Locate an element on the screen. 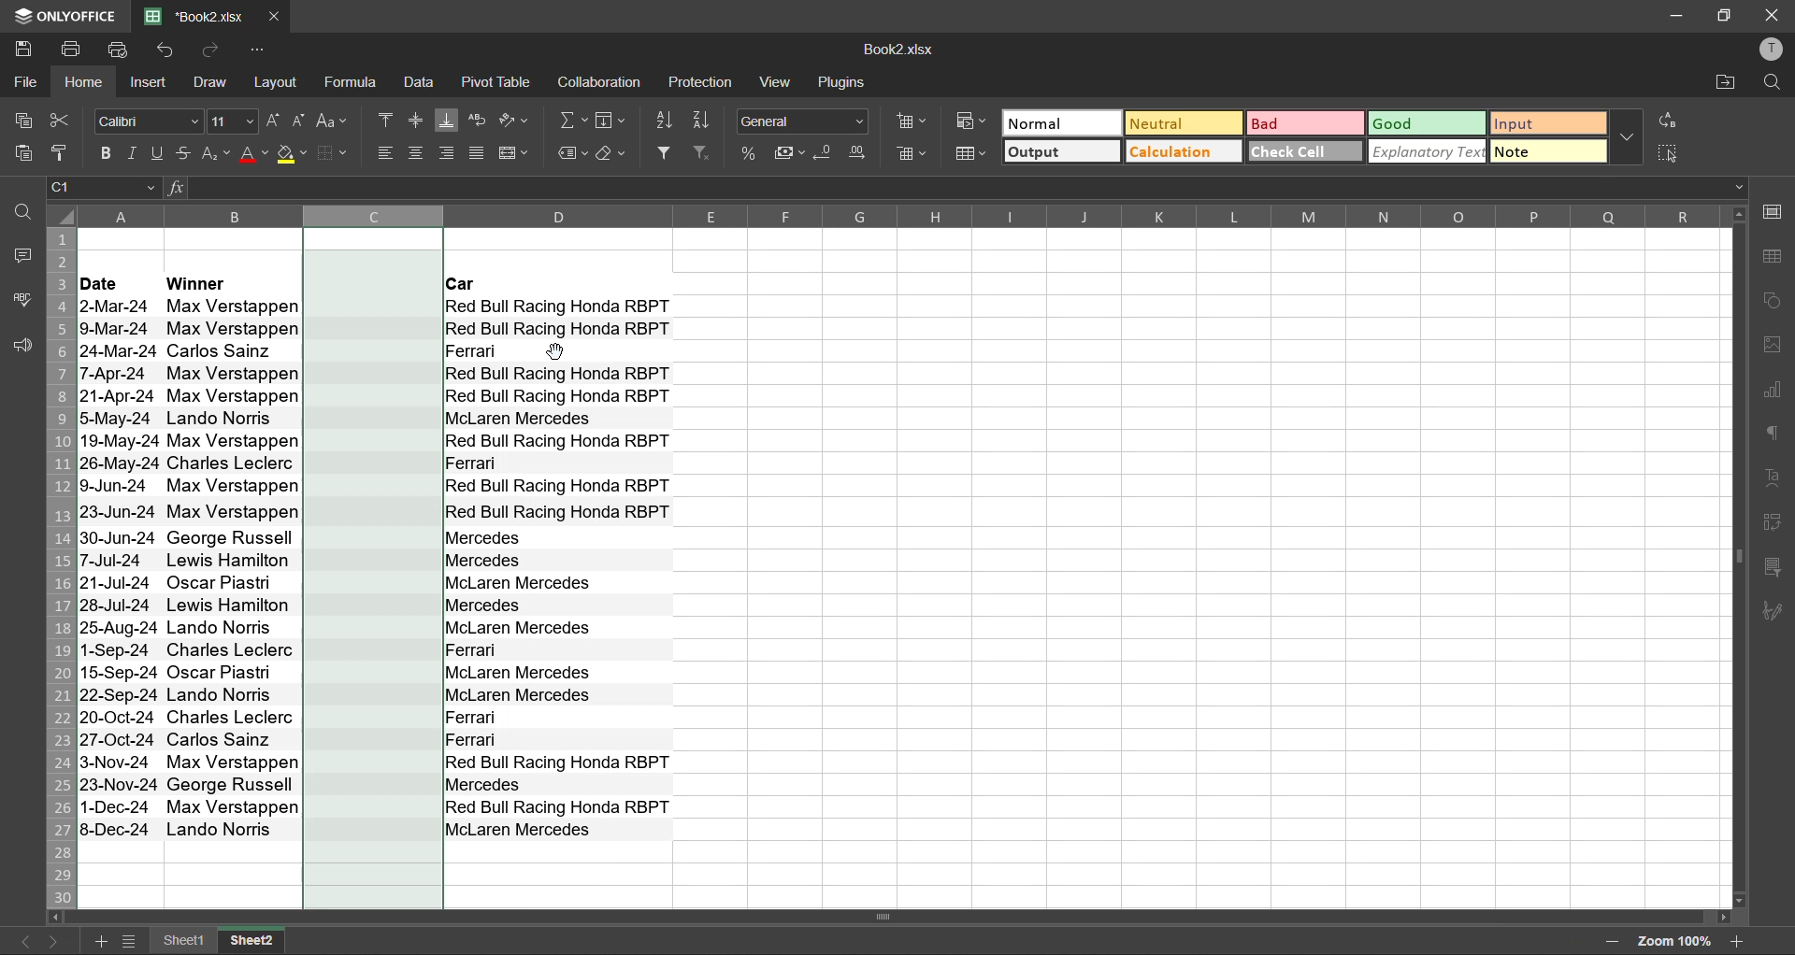 The width and height of the screenshot is (1795, 955). note is located at coordinates (1545, 154).